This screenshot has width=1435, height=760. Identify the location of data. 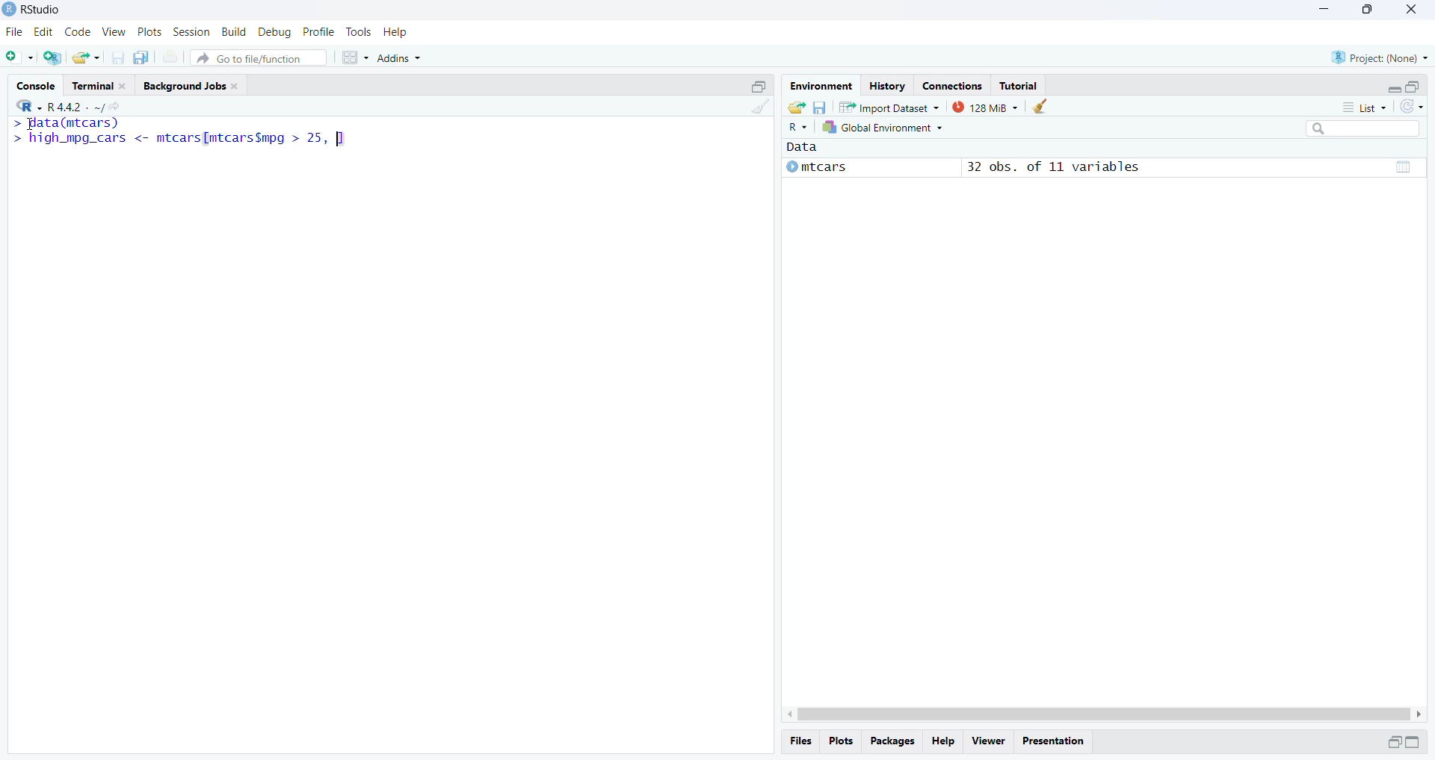
(1402, 167).